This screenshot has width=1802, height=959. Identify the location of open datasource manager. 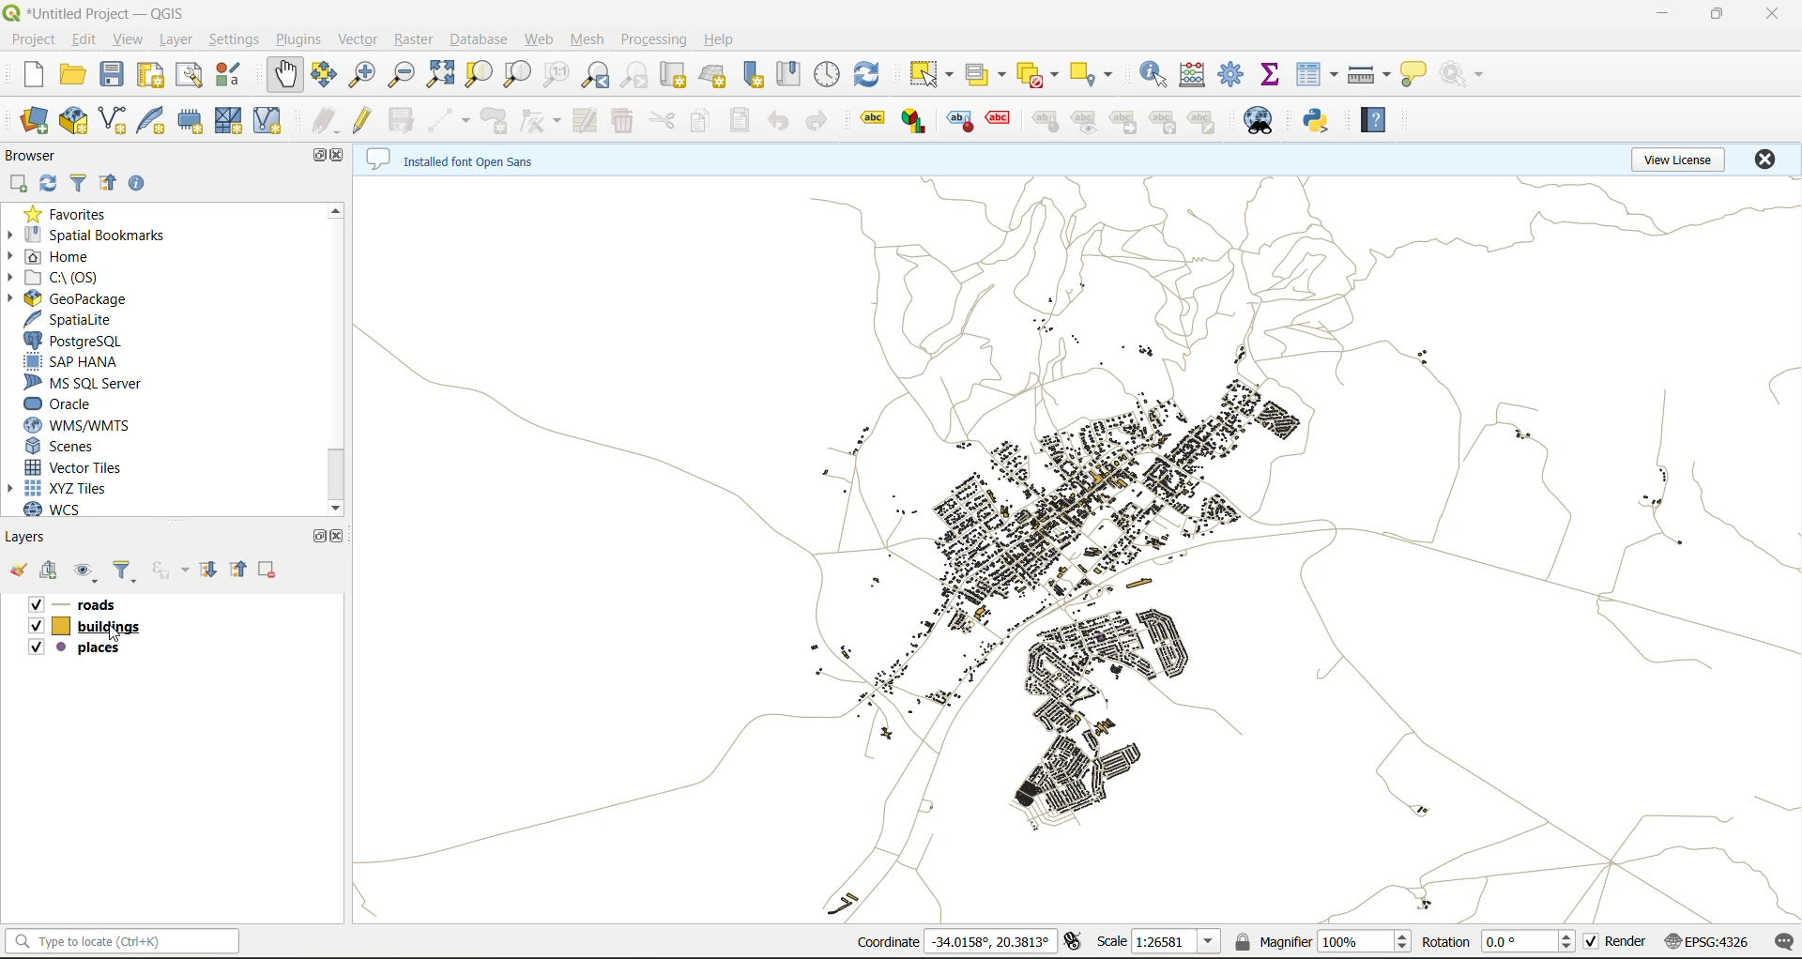
(34, 122).